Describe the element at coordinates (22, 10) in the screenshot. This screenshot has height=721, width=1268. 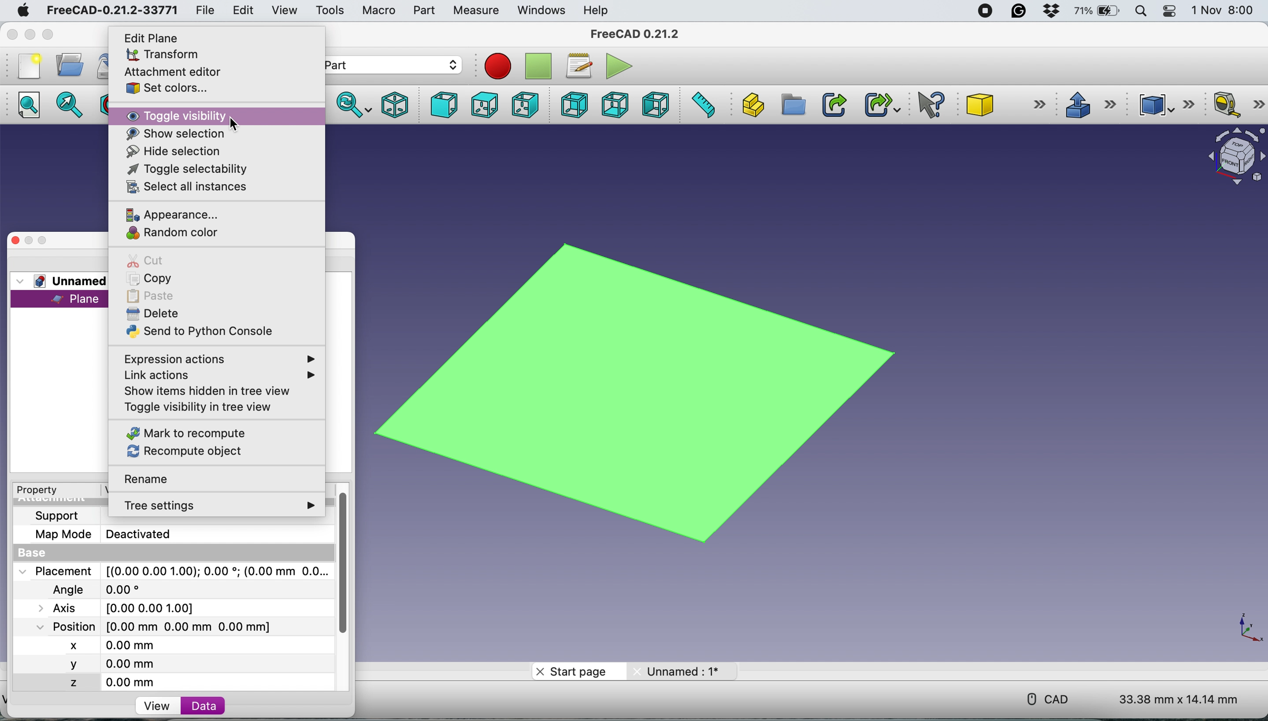
I see `system logo` at that location.